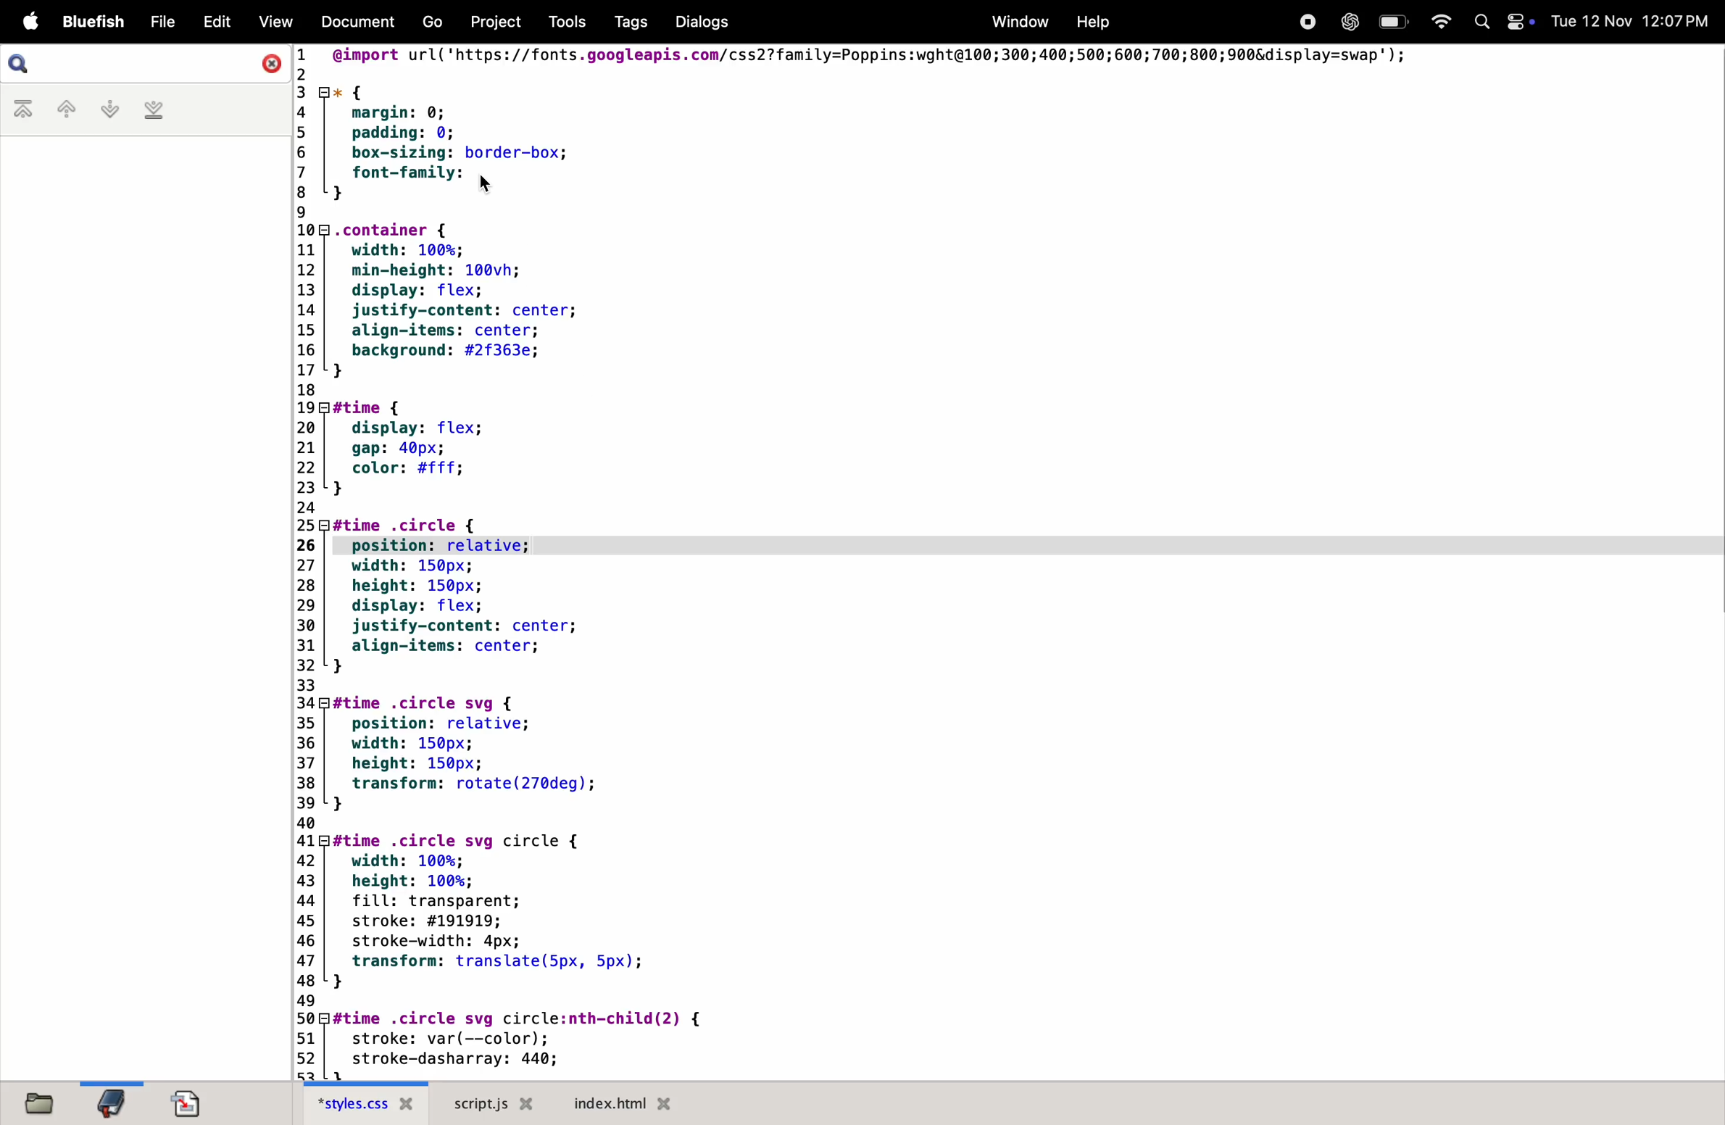  Describe the element at coordinates (618, 1103) in the screenshot. I see `index.html` at that location.